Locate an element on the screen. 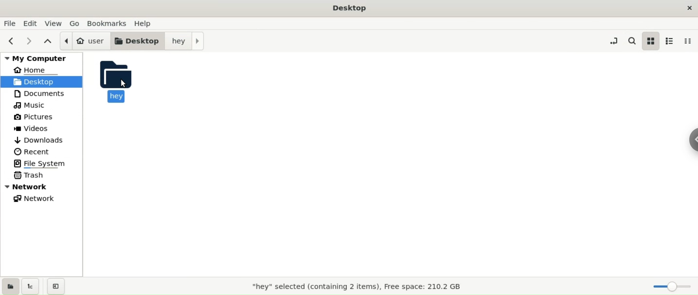 This screenshot has width=698, height=295. chrome options is located at coordinates (692, 140).